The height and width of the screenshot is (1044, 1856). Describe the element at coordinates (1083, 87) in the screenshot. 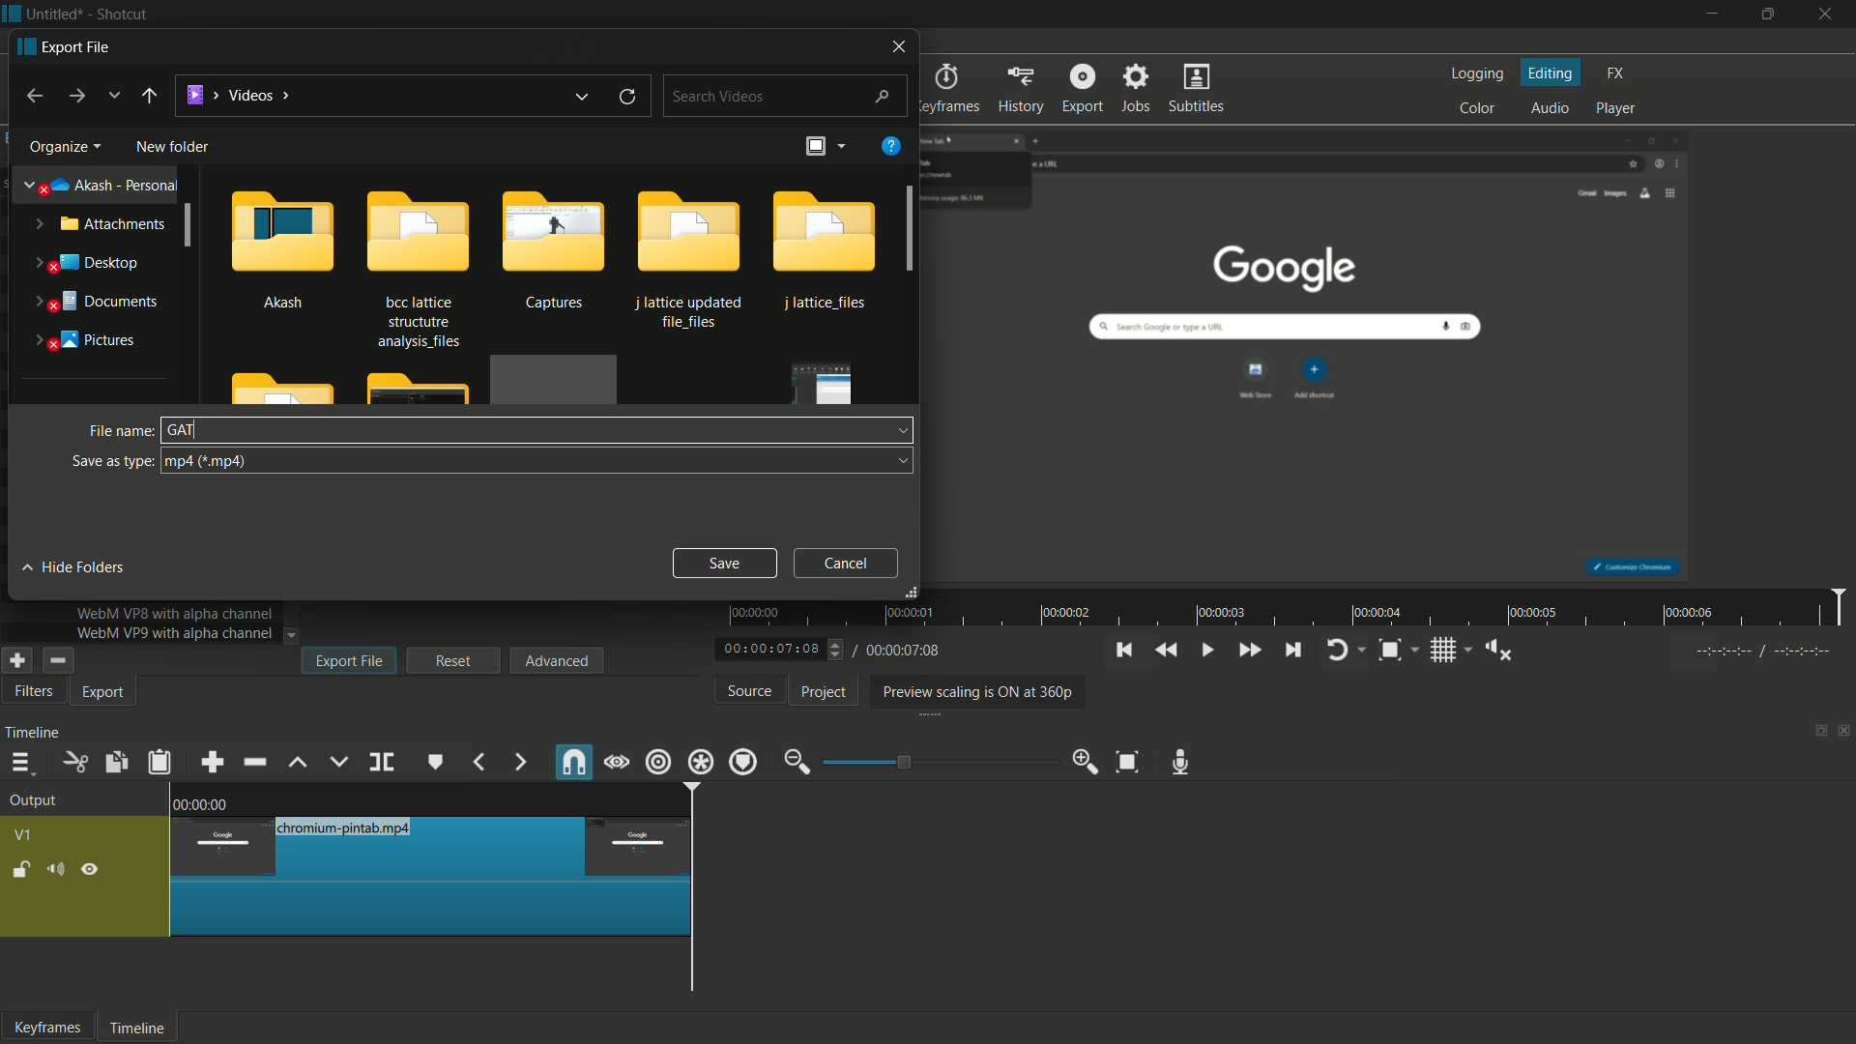

I see `export` at that location.